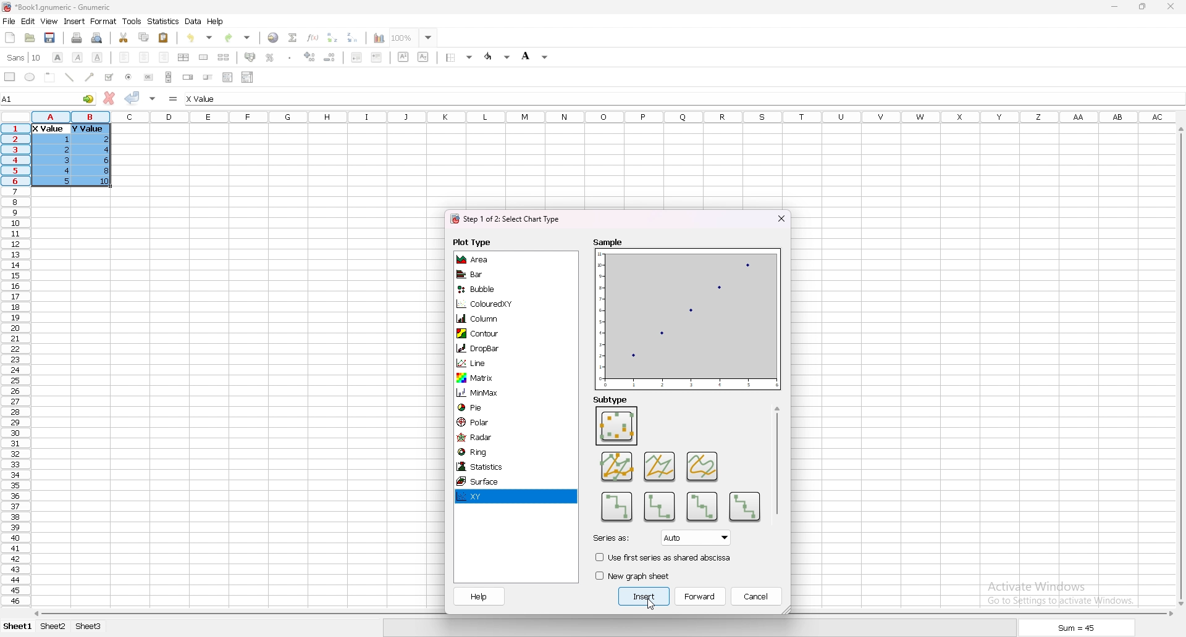 The width and height of the screenshot is (1186, 637). I want to click on subtype, so click(658, 507).